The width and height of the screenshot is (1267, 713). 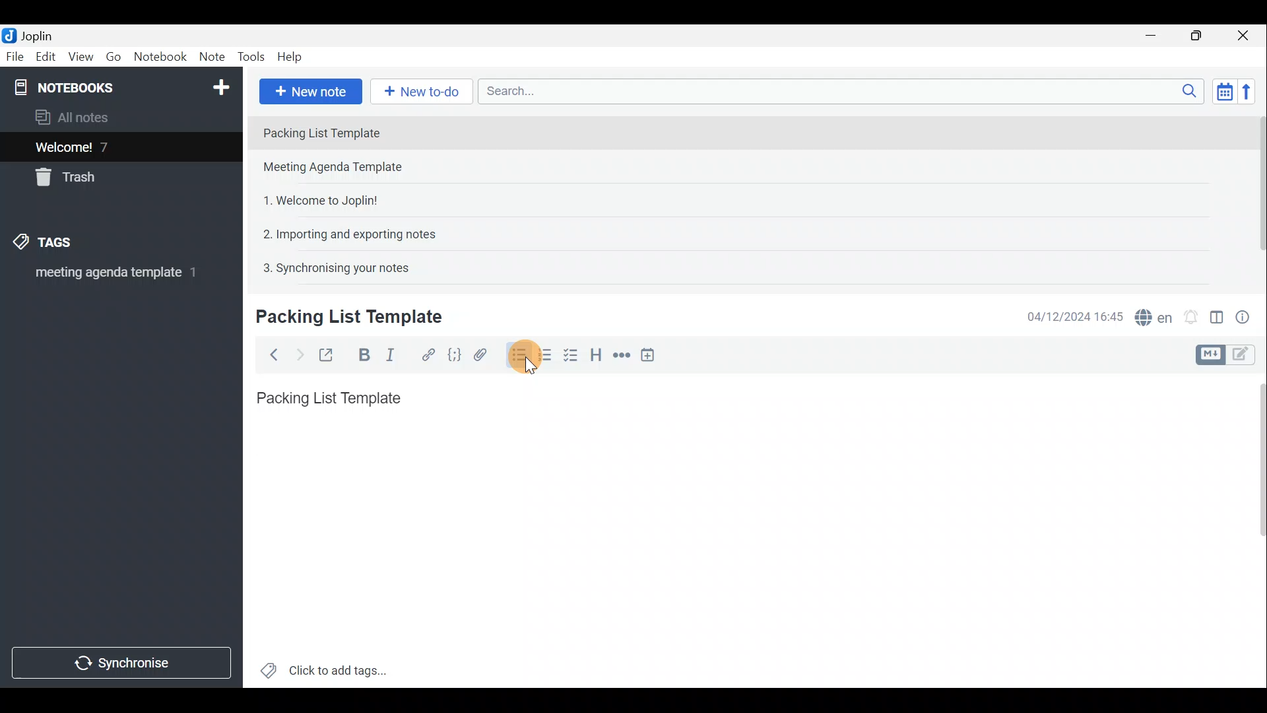 What do you see at coordinates (575, 358) in the screenshot?
I see `Checkbox` at bounding box center [575, 358].